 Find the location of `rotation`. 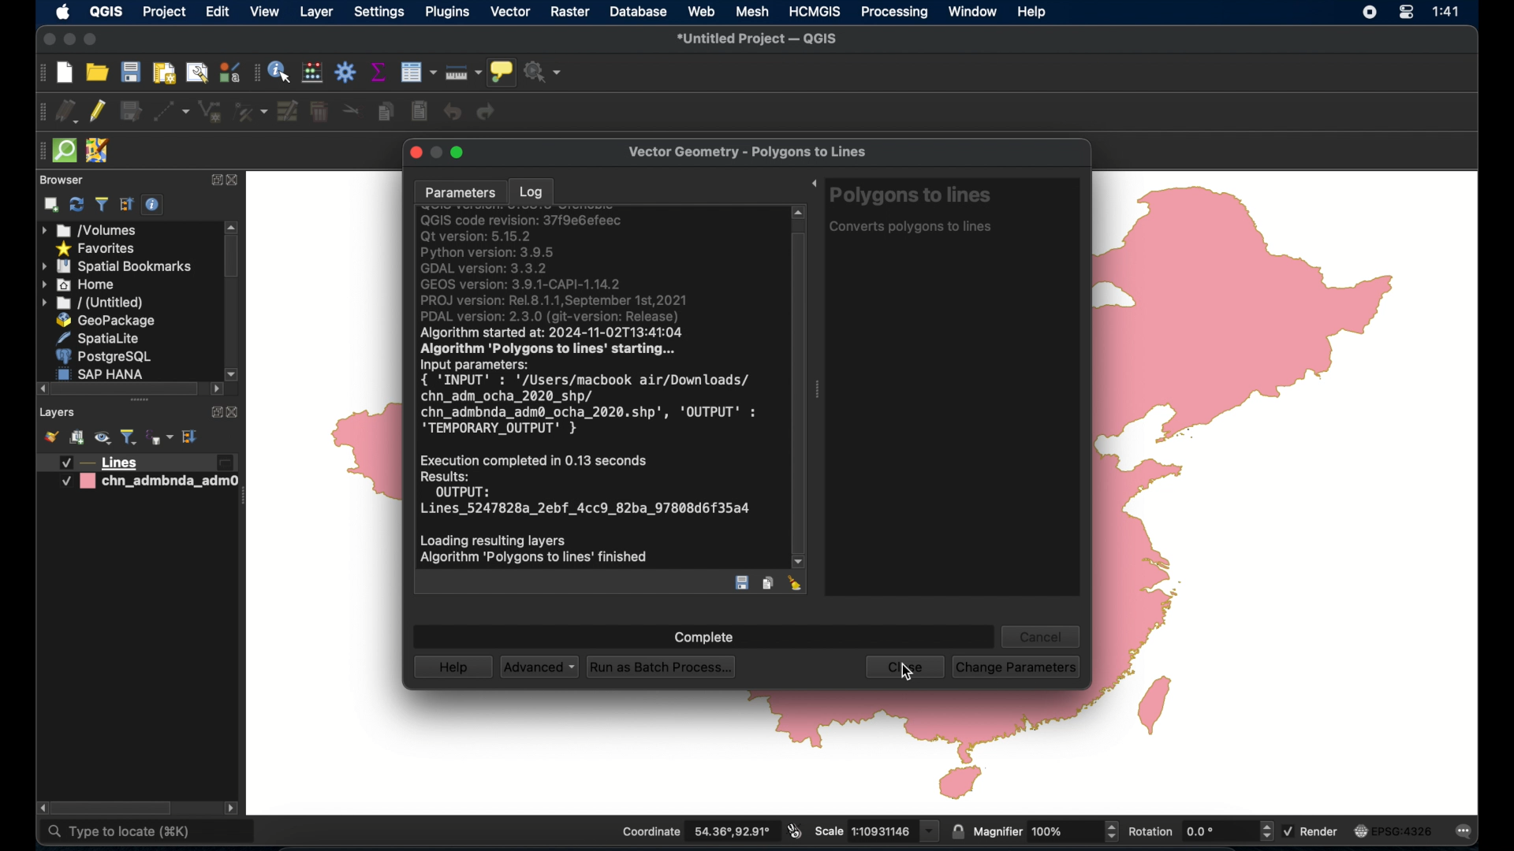

rotation is located at coordinates (1199, 831).